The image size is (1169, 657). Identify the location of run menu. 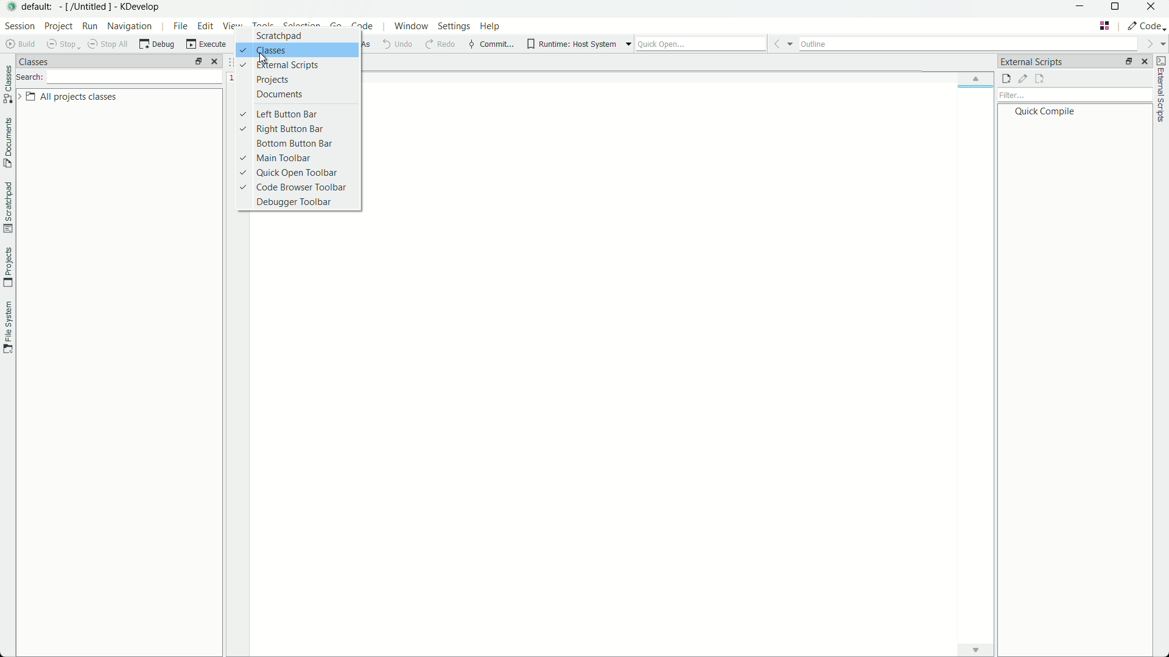
(88, 25).